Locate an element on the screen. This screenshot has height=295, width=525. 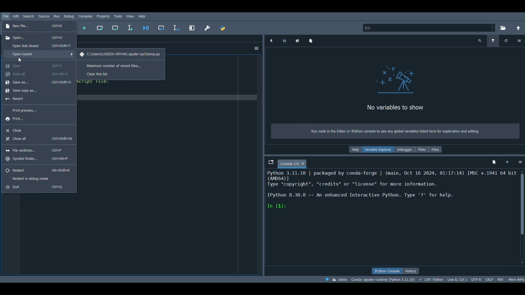
Run is located at coordinates (56, 16).